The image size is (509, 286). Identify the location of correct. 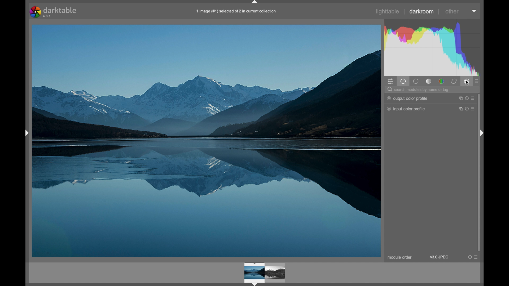
(454, 82).